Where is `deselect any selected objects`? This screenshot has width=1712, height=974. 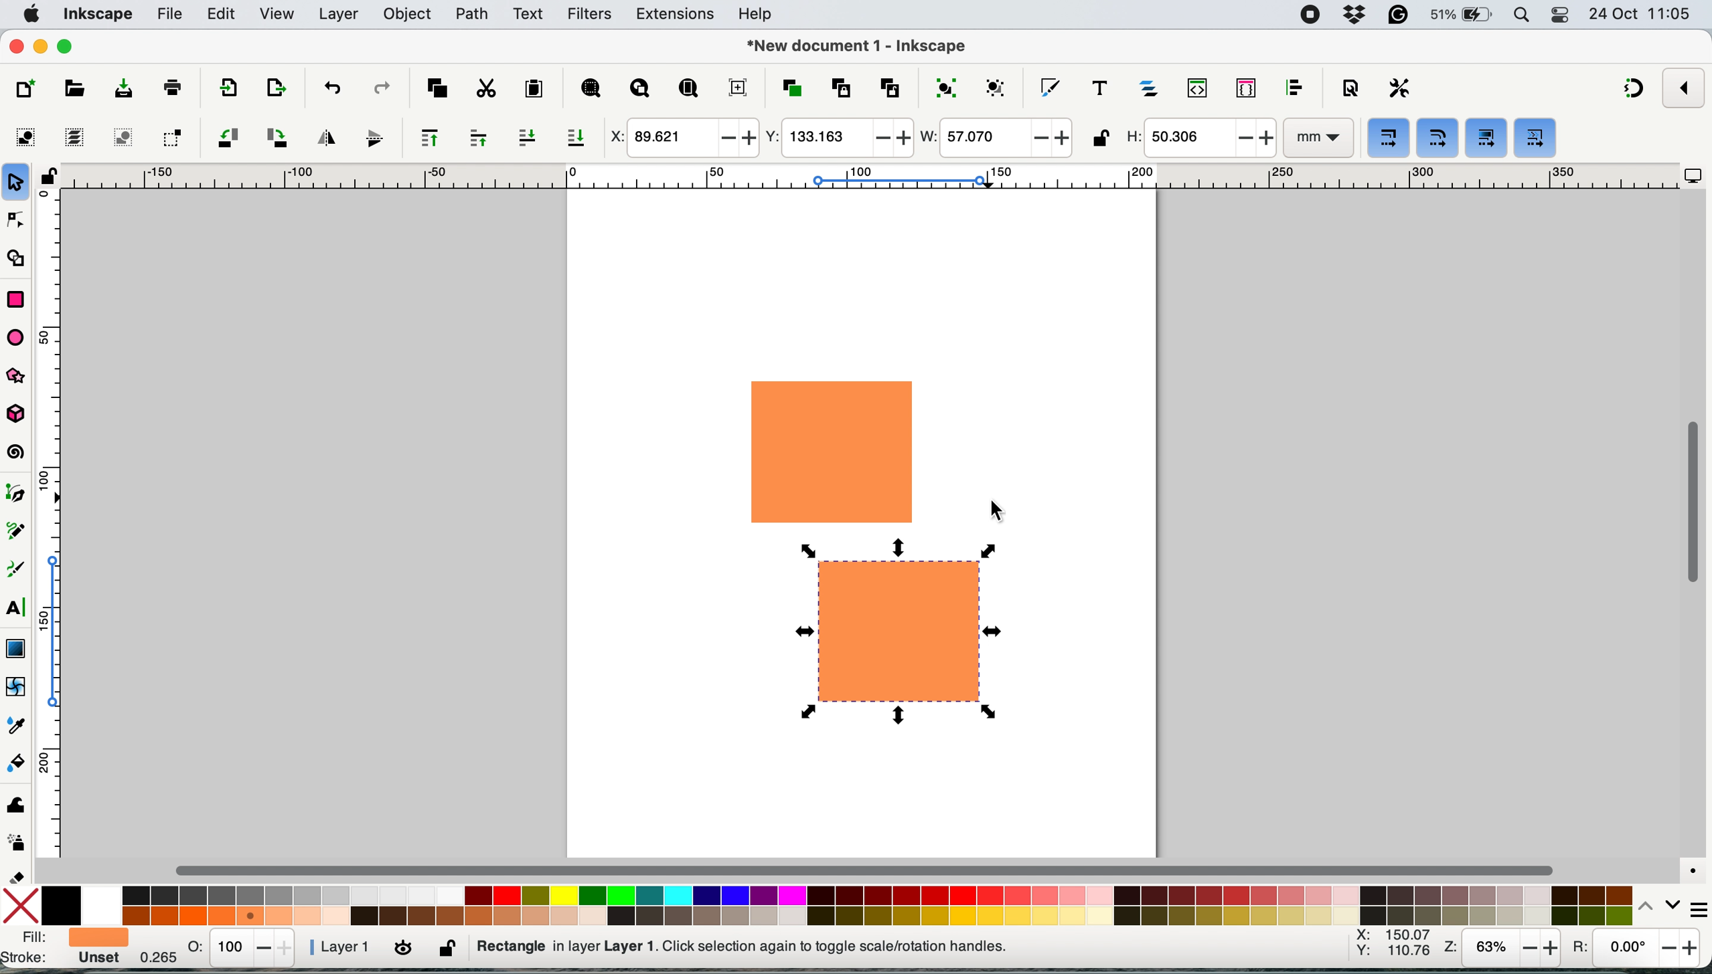
deselect any selected objects is located at coordinates (121, 137).